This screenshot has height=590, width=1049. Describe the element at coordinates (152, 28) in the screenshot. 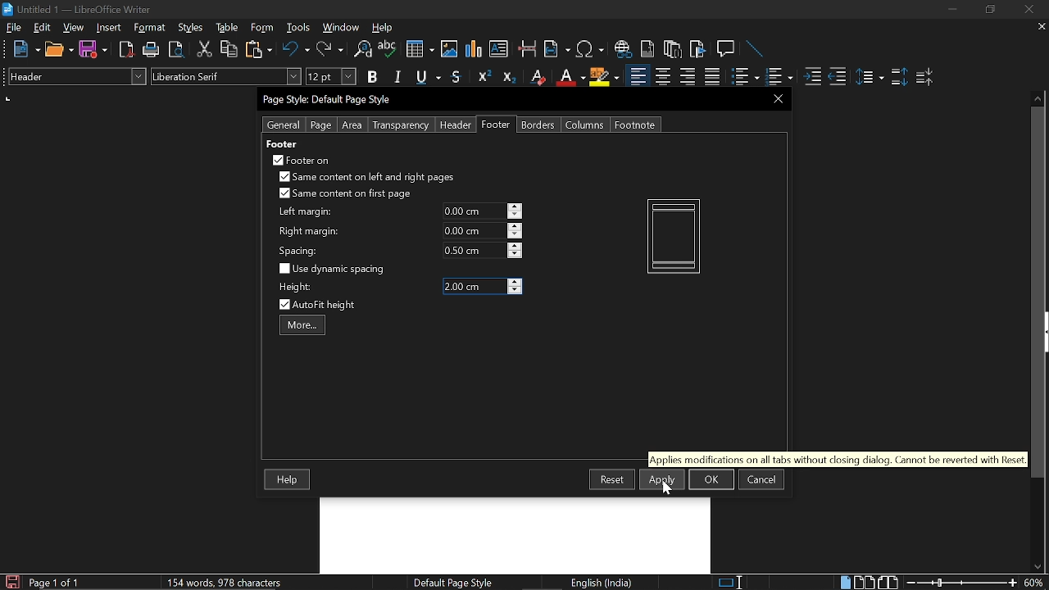

I see `Format` at that location.